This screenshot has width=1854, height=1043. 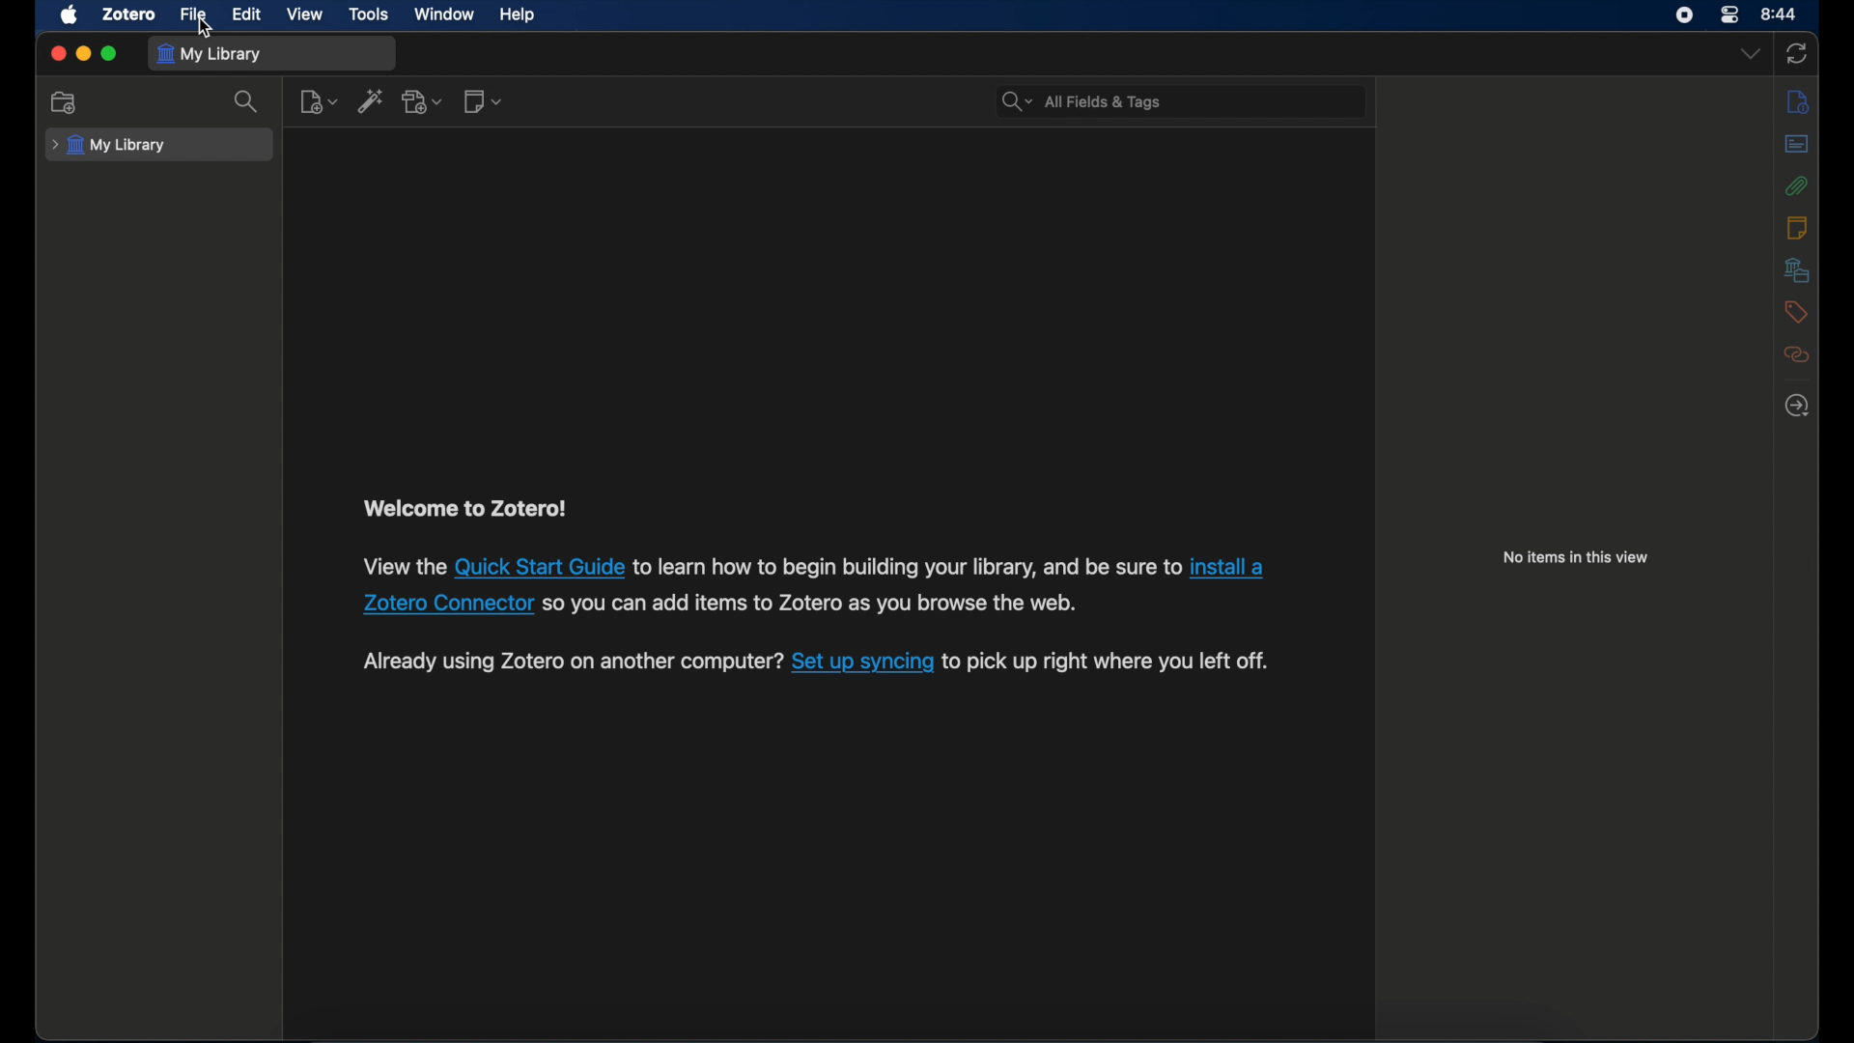 I want to click on window, so click(x=442, y=14).